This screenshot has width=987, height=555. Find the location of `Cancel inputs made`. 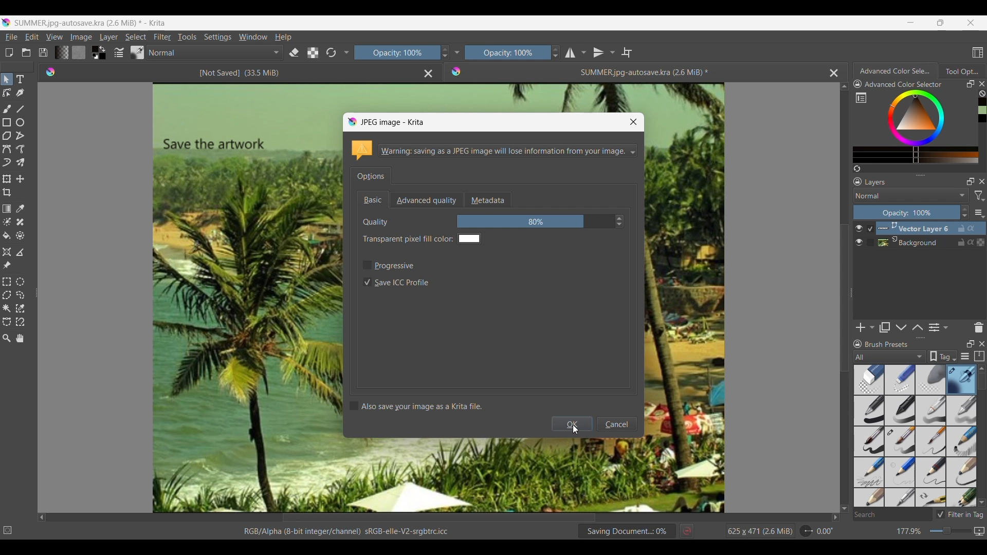

Cancel inputs made is located at coordinates (616, 424).